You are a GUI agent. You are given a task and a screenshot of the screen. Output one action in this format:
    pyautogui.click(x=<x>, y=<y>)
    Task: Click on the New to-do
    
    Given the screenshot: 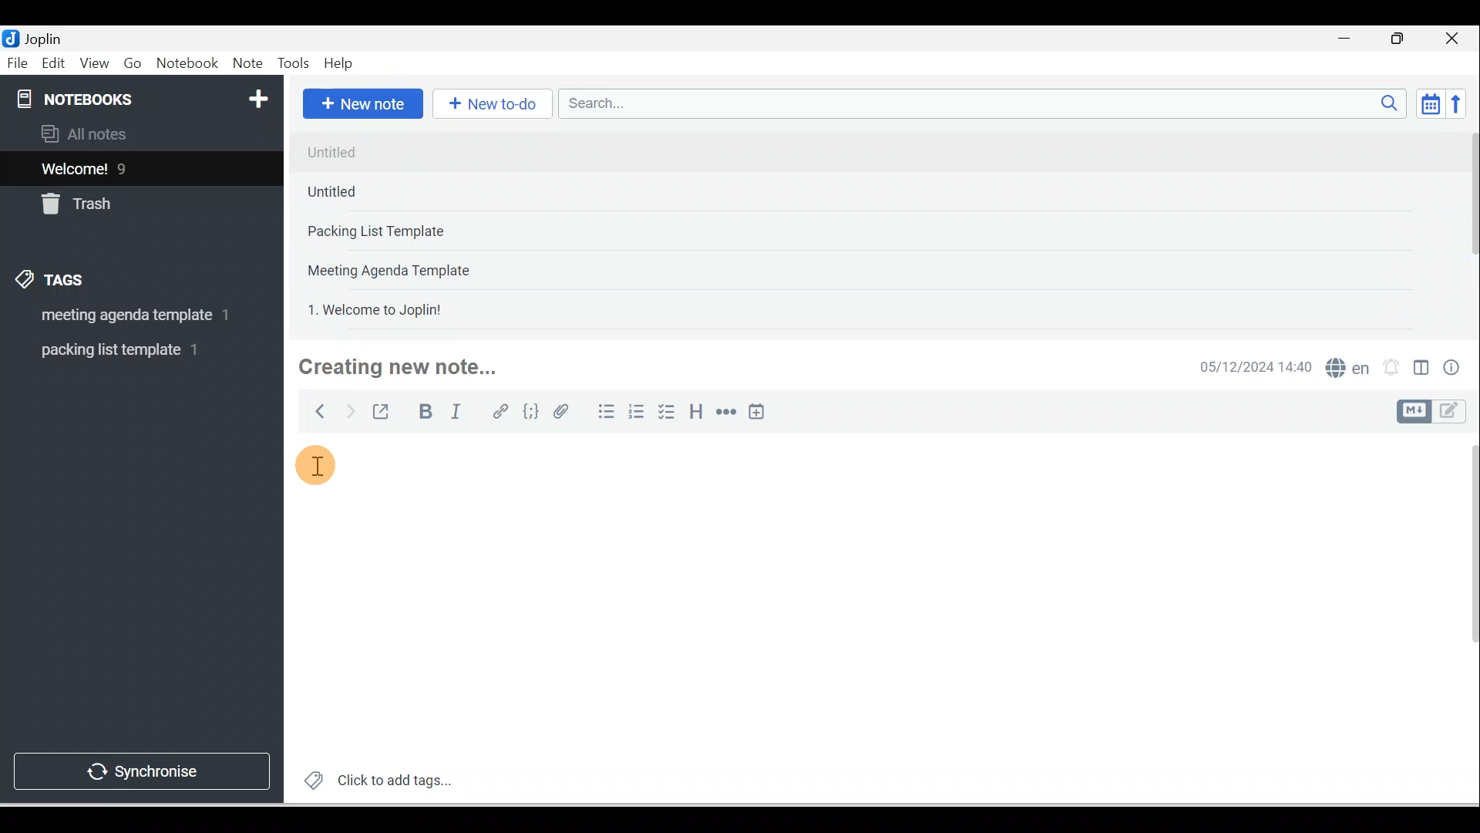 What is the action you would take?
    pyautogui.click(x=489, y=105)
    